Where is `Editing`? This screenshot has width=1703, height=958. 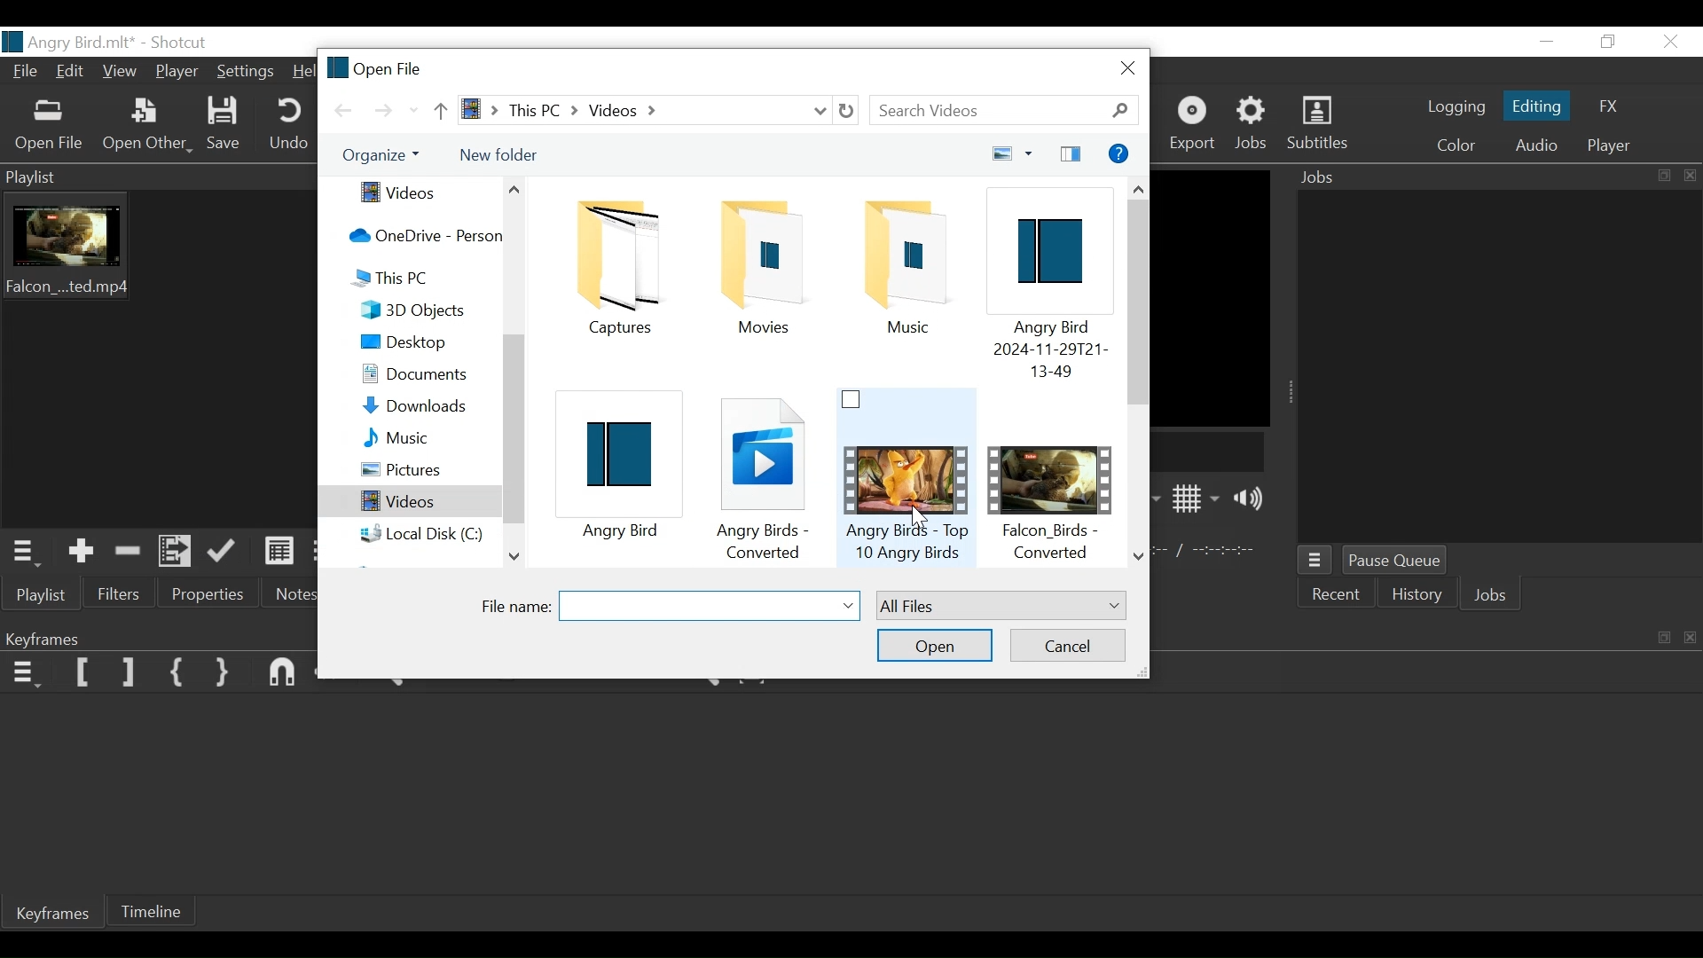
Editing is located at coordinates (1540, 106).